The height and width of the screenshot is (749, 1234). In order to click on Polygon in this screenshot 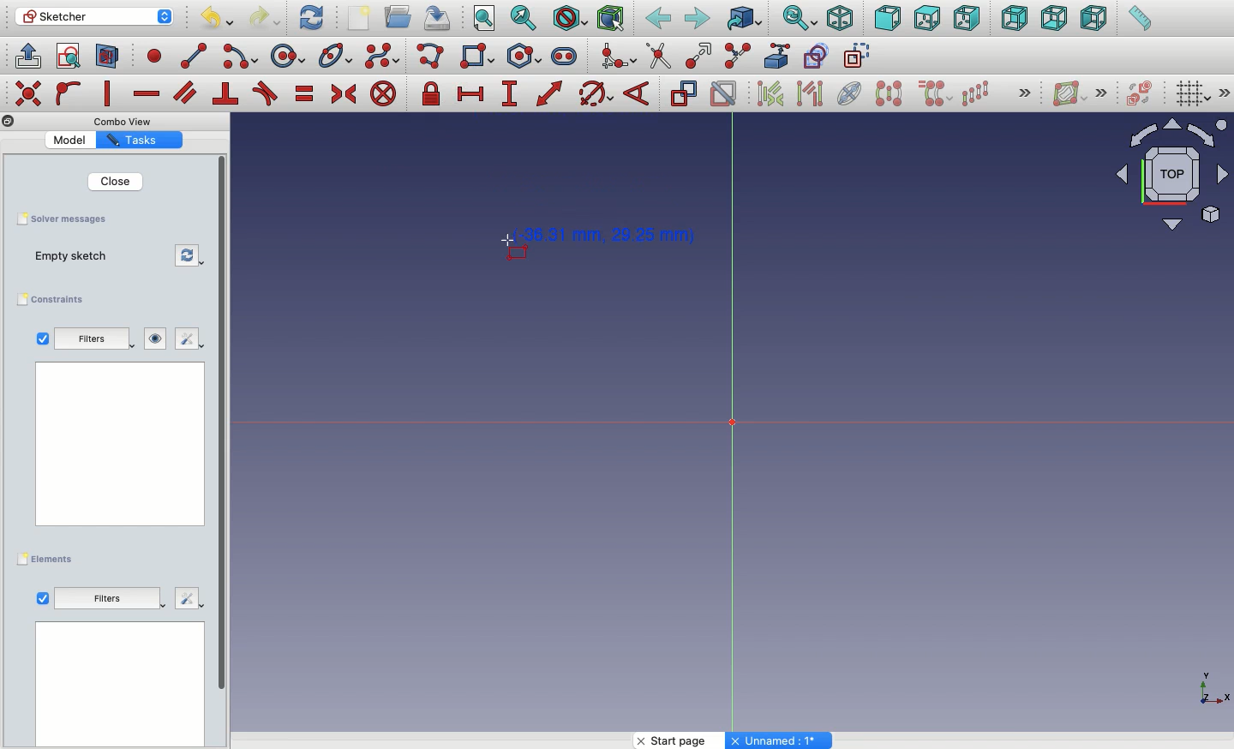, I will do `click(527, 57)`.